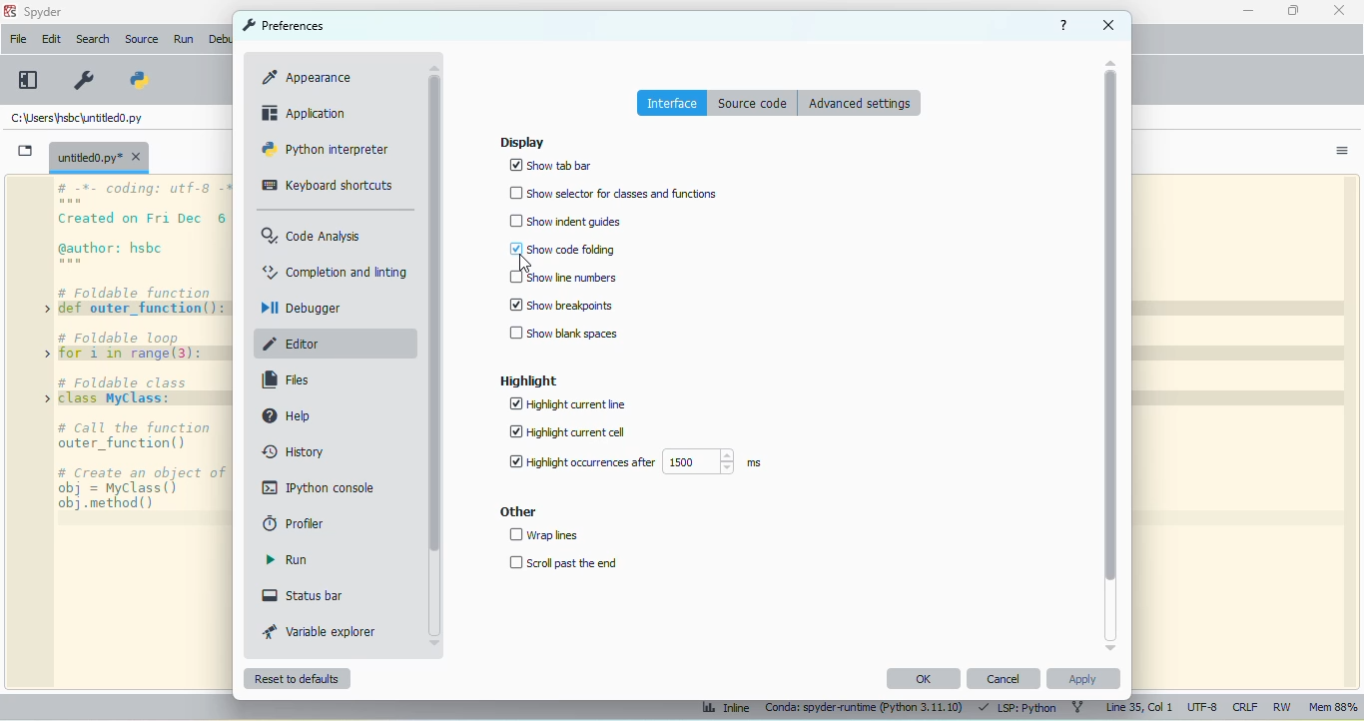 This screenshot has width=1364, height=721. Describe the element at coordinates (1082, 678) in the screenshot. I see `apply` at that location.